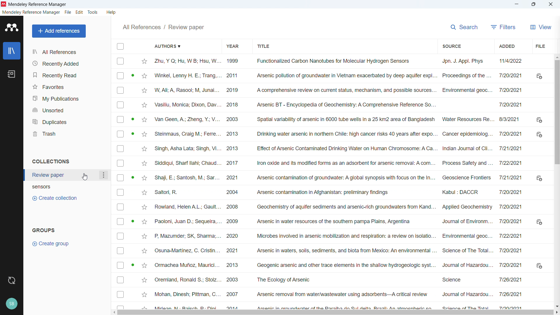 This screenshot has width=560, height=315. I want to click on Create collection , so click(55, 199).